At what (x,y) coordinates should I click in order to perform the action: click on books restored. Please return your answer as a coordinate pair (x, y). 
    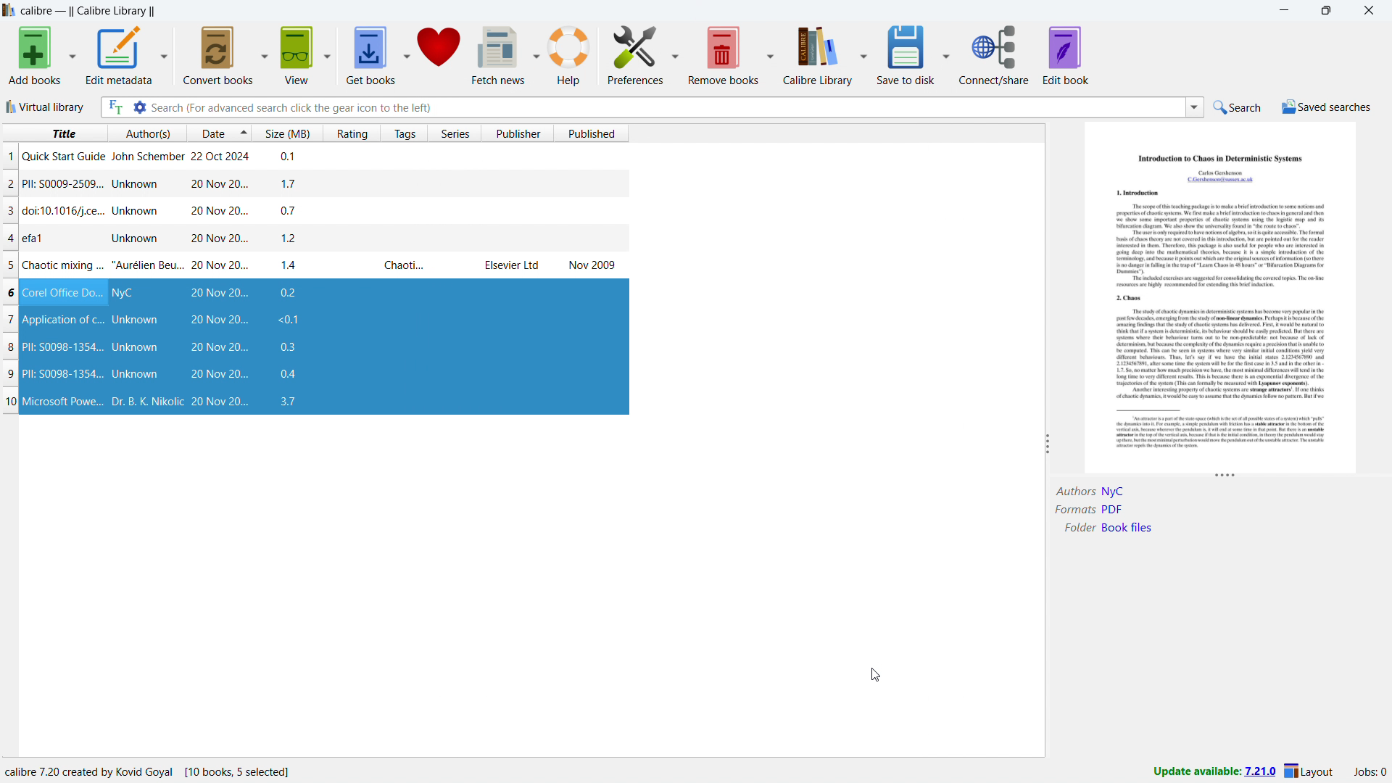
    Looking at the image, I should click on (320, 348).